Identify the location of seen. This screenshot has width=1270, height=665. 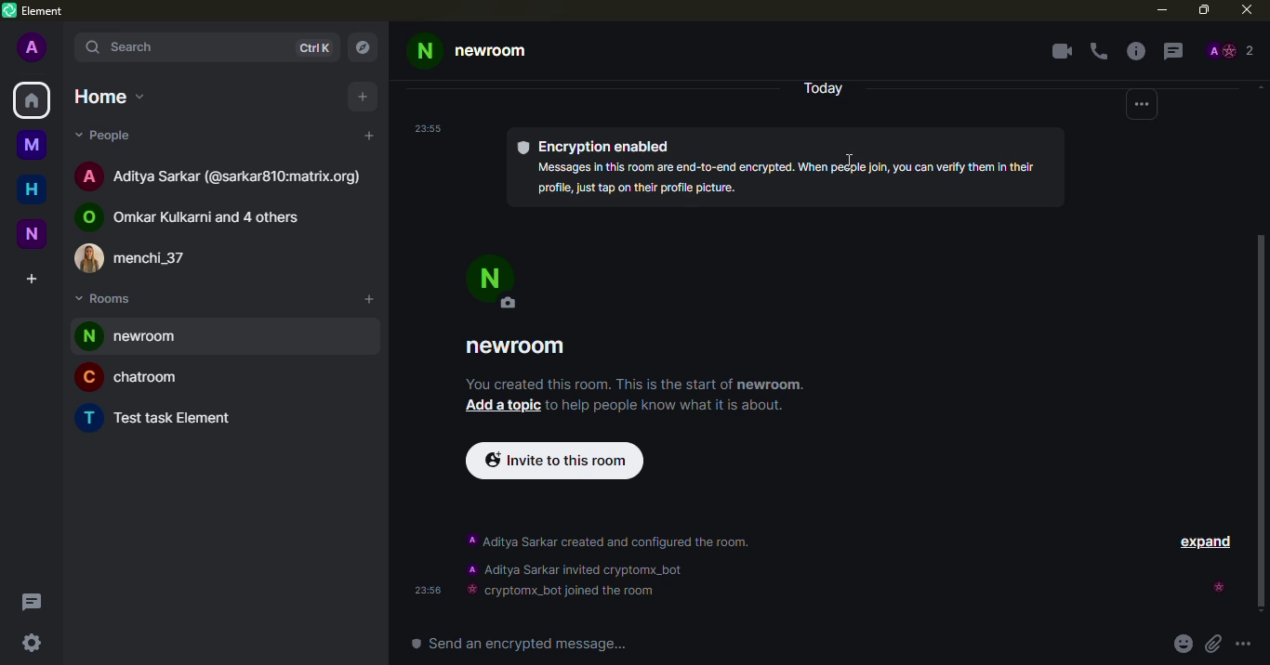
(1217, 589).